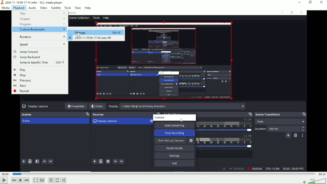 This screenshot has width=327, height=184. I want to click on Custom bookmarks, so click(42, 29).